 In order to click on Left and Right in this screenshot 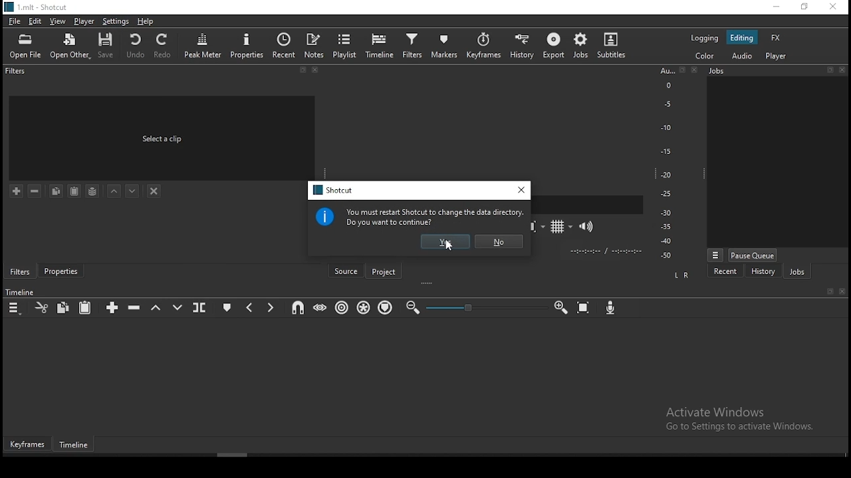, I will do `click(683, 275)`.